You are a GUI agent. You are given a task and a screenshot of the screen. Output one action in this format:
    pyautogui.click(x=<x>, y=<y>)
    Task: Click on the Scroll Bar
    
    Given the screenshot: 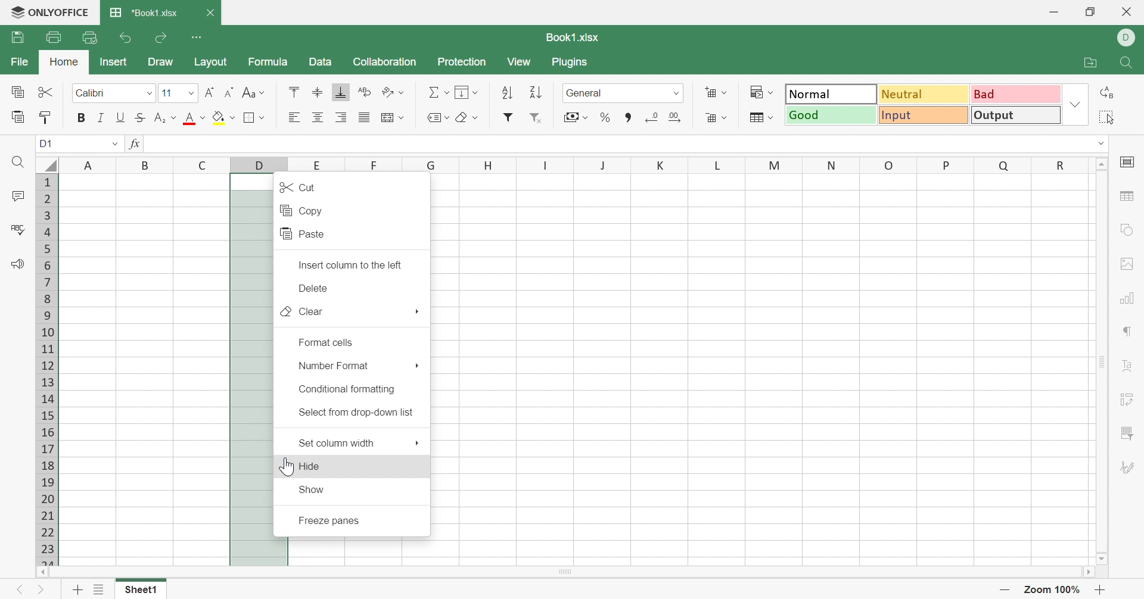 What is the action you would take?
    pyautogui.click(x=563, y=573)
    